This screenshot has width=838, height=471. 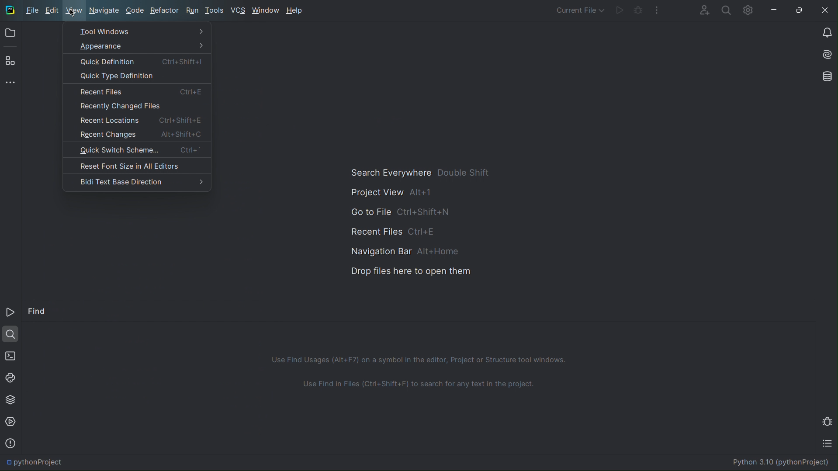 I want to click on Code, so click(x=134, y=11).